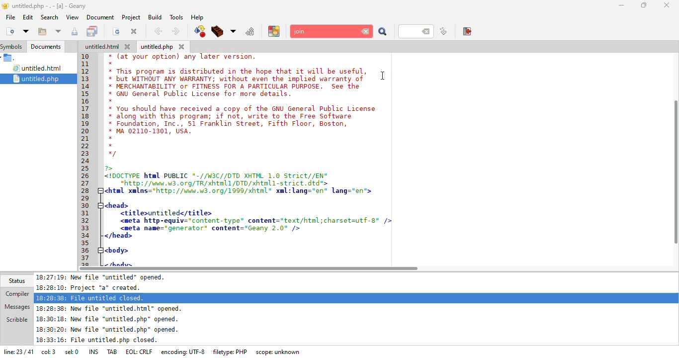 The height and width of the screenshot is (358, 679). Describe the element at coordinates (48, 353) in the screenshot. I see `col: 3` at that location.